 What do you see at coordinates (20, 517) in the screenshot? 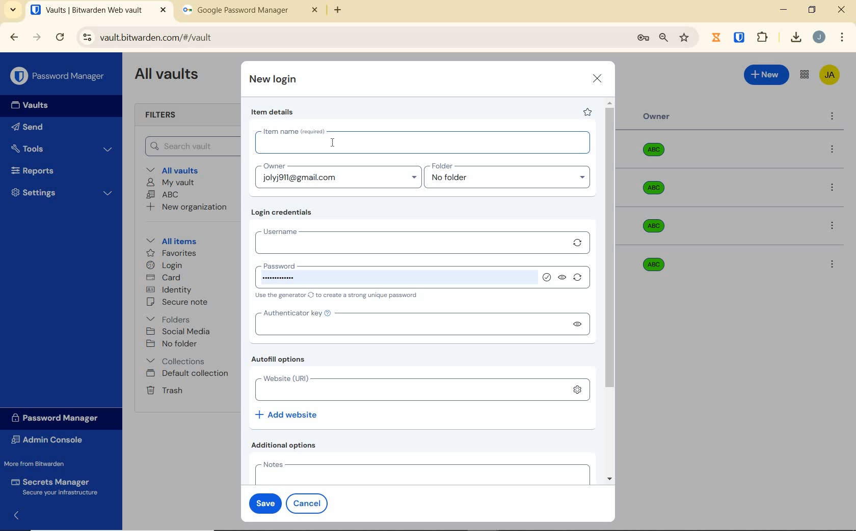
I see `close side bar` at bounding box center [20, 517].